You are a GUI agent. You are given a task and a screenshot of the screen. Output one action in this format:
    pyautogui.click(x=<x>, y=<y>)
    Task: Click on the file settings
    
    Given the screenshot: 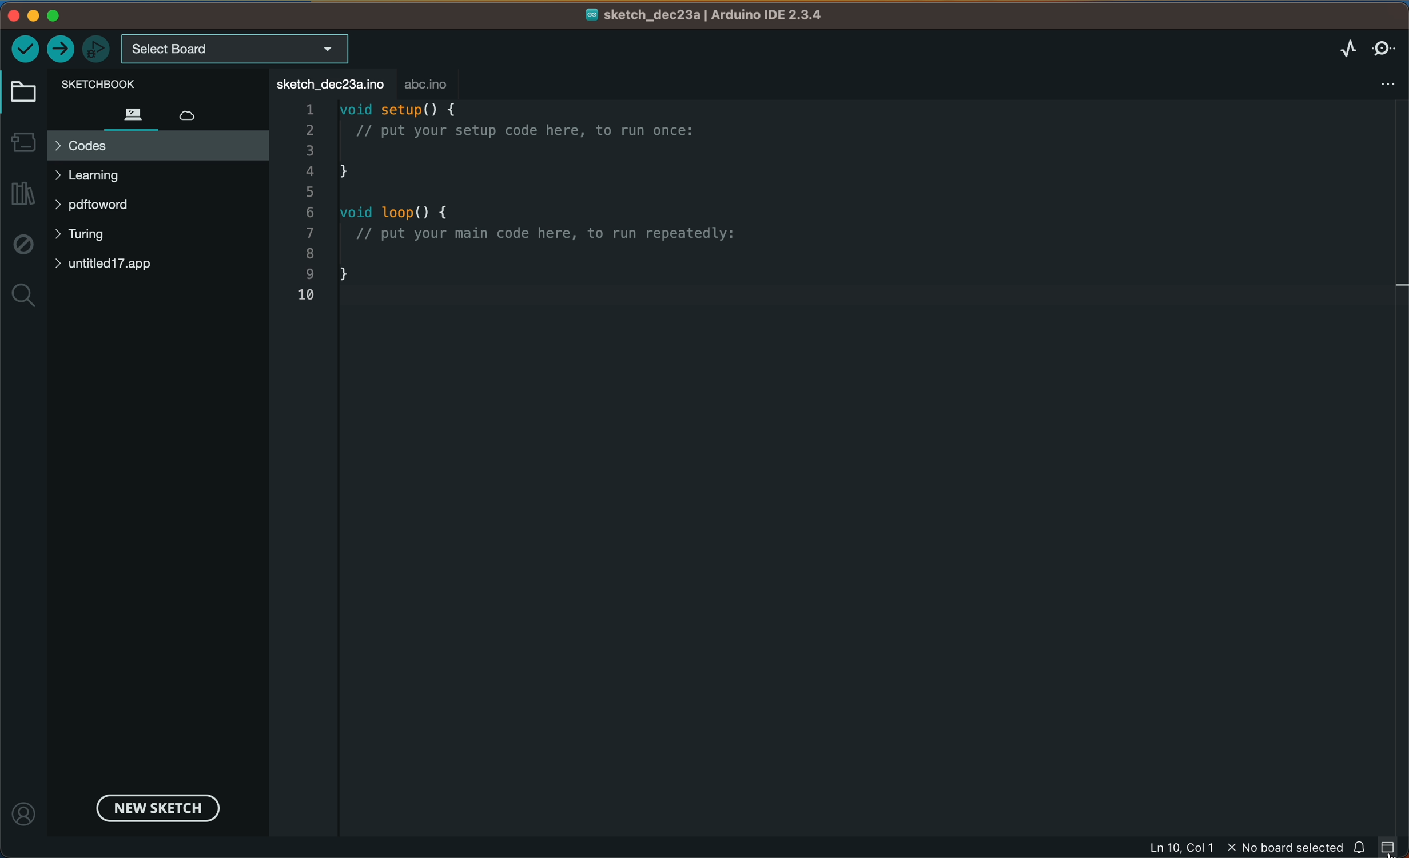 What is the action you would take?
    pyautogui.click(x=1388, y=82)
    